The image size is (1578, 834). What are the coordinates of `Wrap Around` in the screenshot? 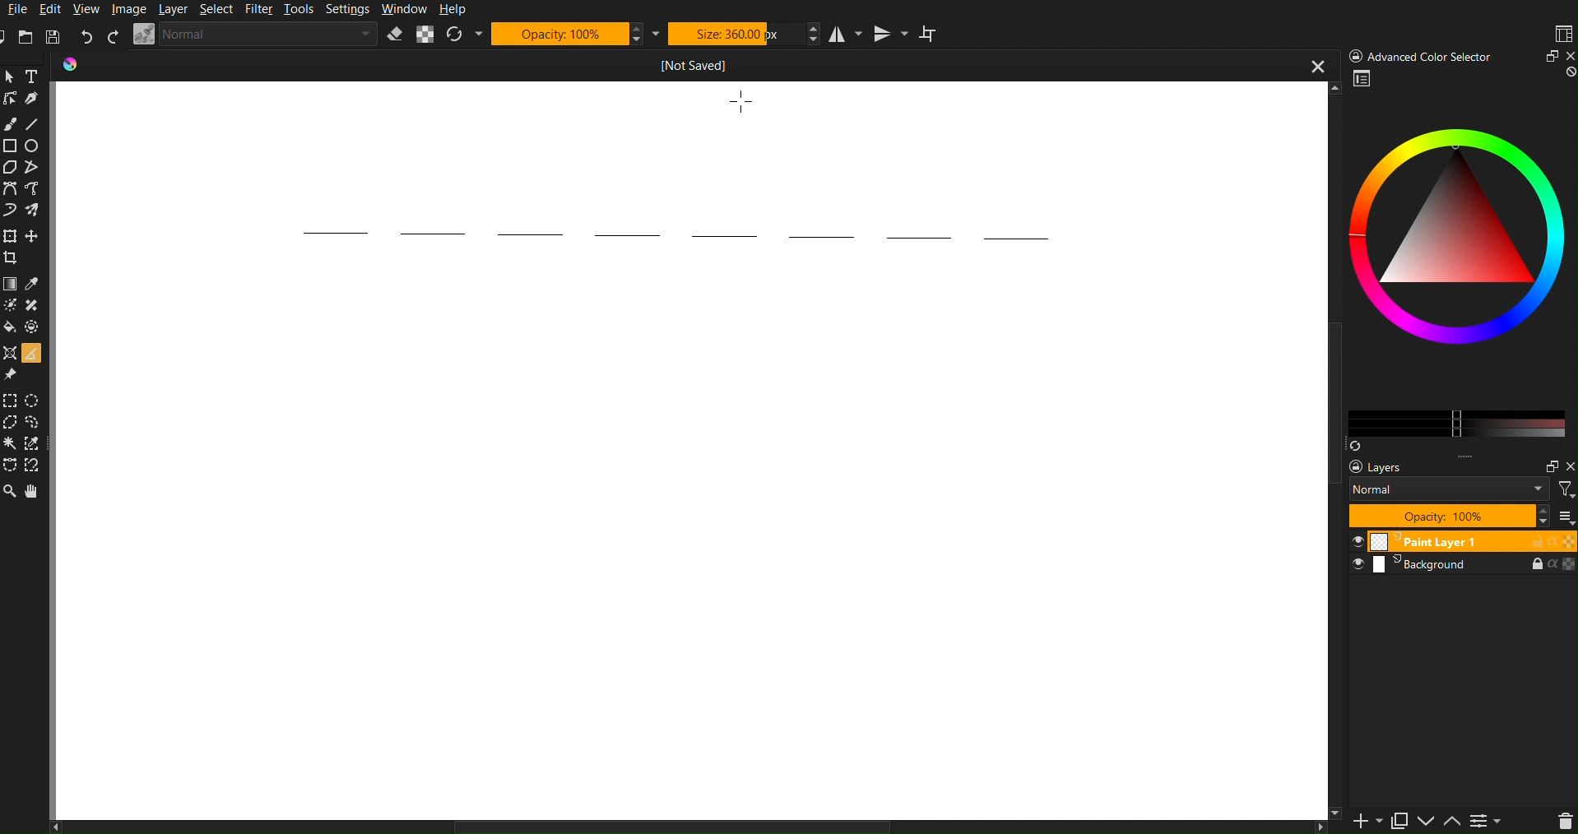 It's located at (931, 34).